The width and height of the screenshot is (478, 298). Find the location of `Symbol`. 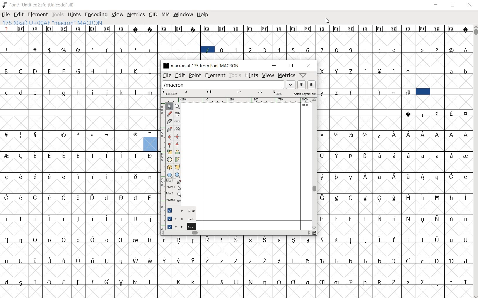

Symbol is located at coordinates (7, 156).